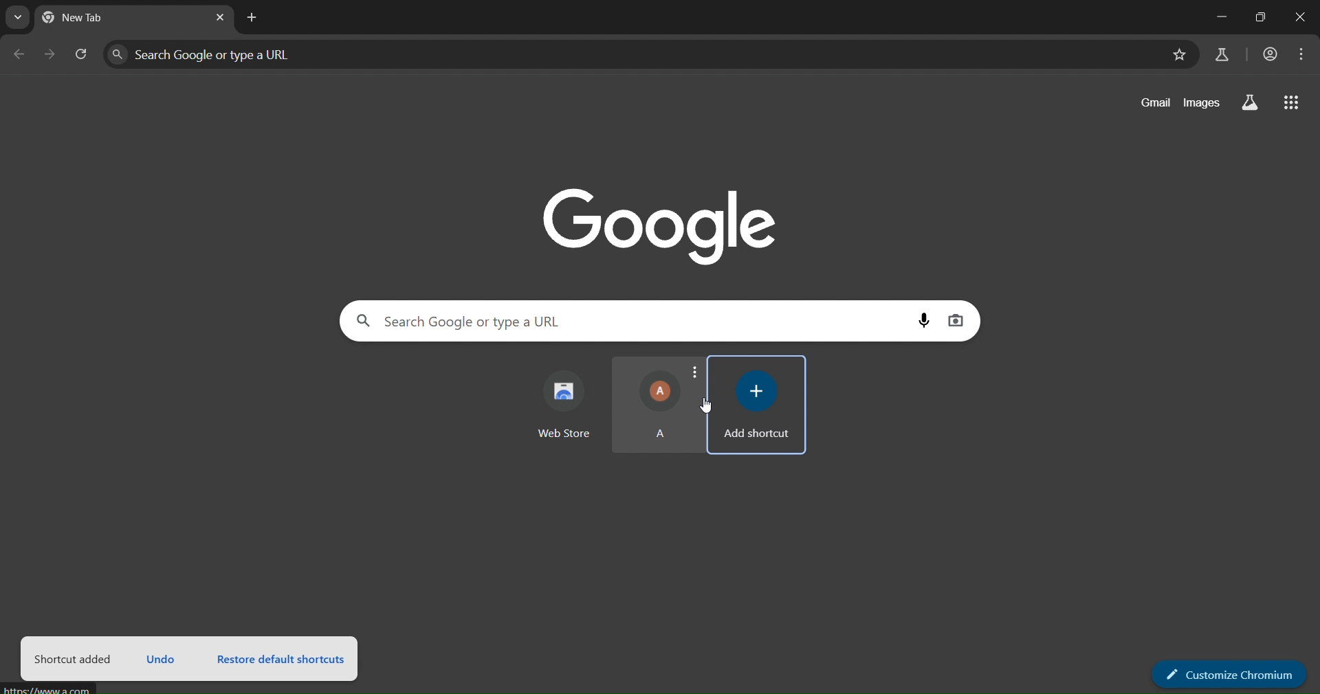  What do you see at coordinates (694, 370) in the screenshot?
I see `options` at bounding box center [694, 370].